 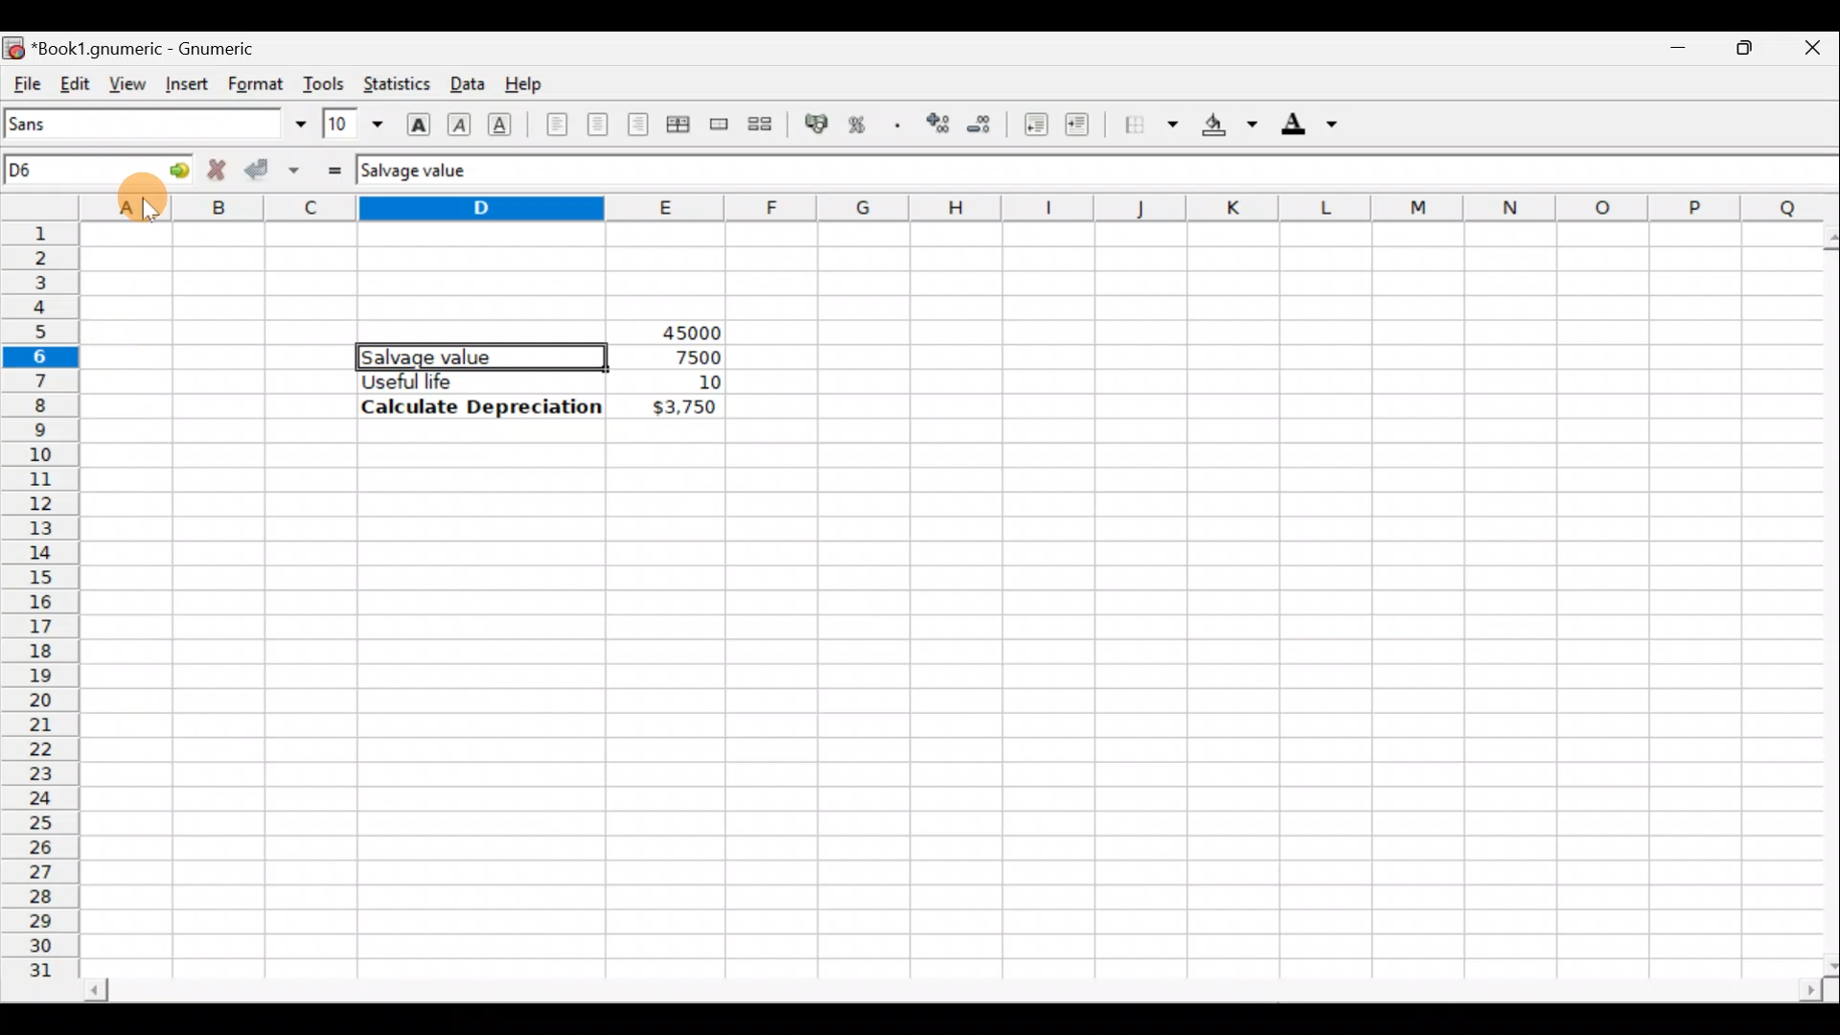 What do you see at coordinates (395, 85) in the screenshot?
I see `Statistics` at bounding box center [395, 85].